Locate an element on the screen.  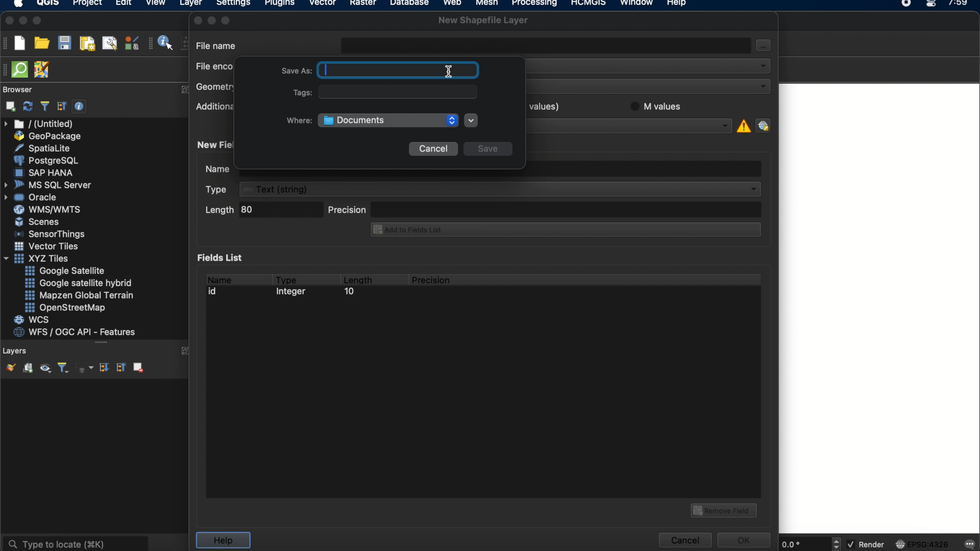
enable/disable properties widget is located at coordinates (80, 107).